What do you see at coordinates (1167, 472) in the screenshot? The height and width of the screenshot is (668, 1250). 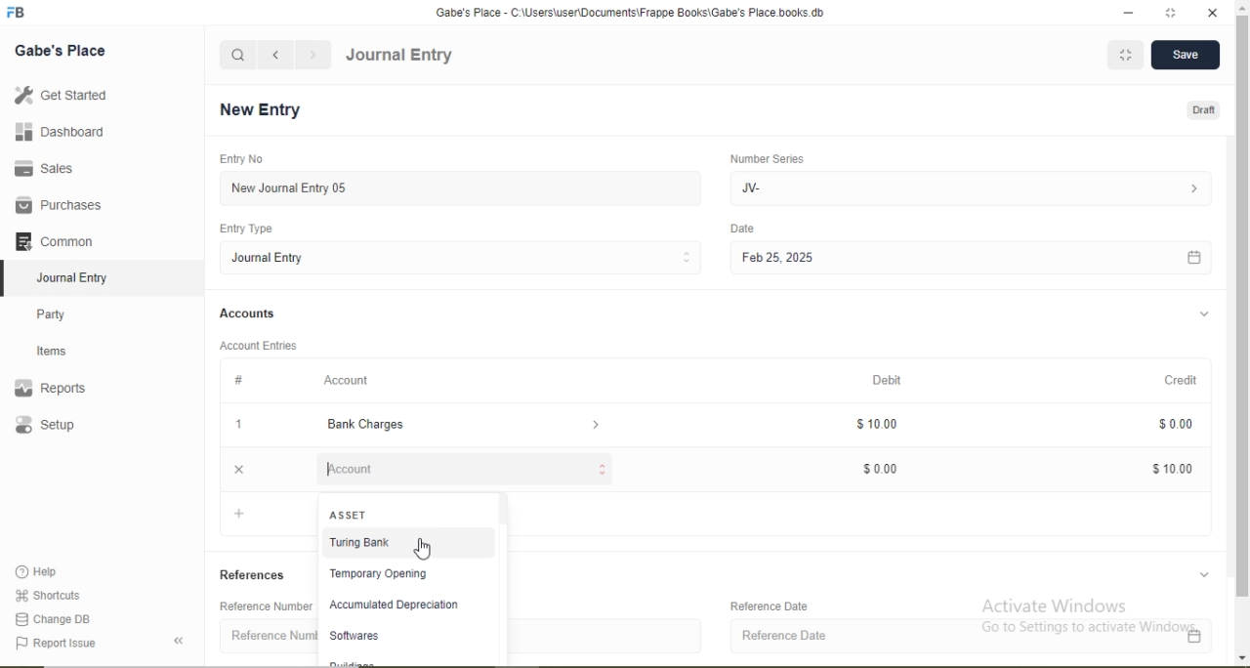 I see `$10.00` at bounding box center [1167, 472].